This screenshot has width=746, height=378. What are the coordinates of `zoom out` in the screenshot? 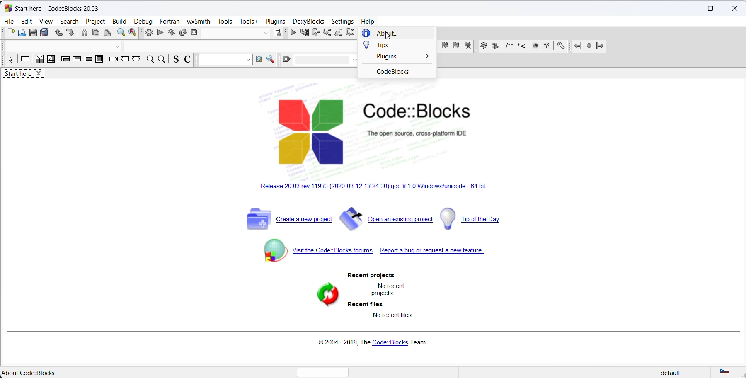 It's located at (163, 59).